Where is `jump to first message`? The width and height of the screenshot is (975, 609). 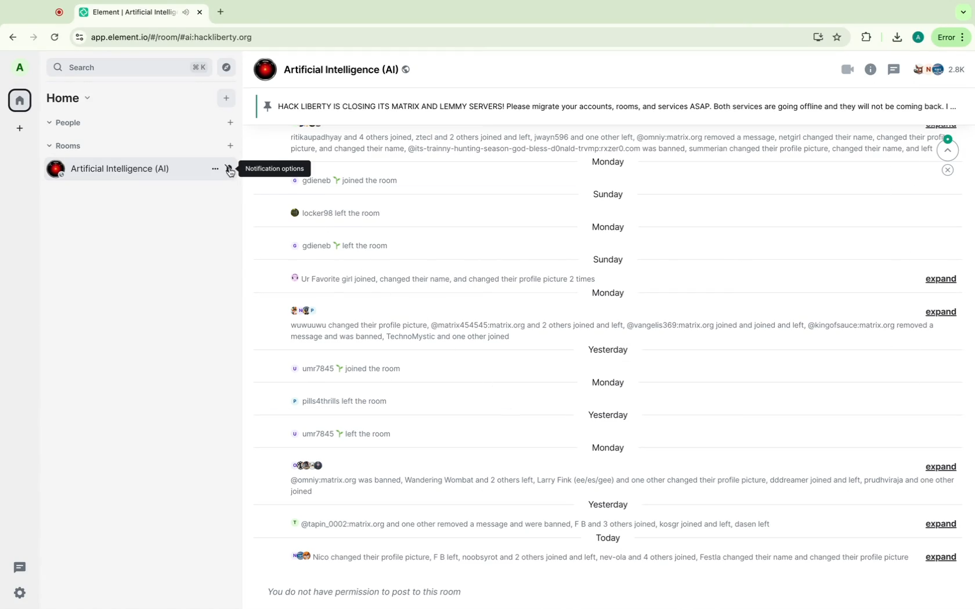
jump to first message is located at coordinates (946, 147).